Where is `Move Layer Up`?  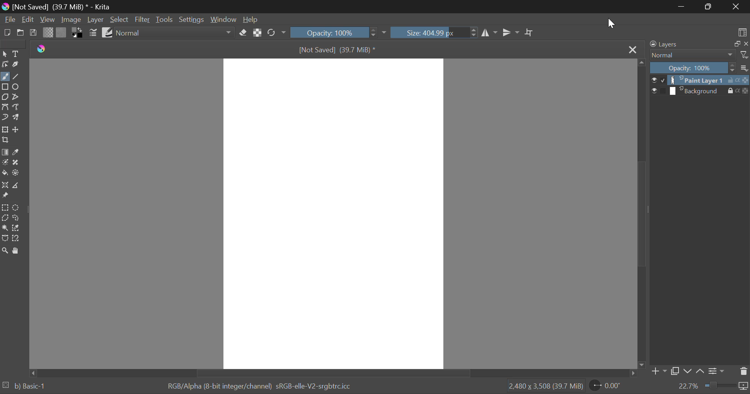 Move Layer Up is located at coordinates (700, 372).